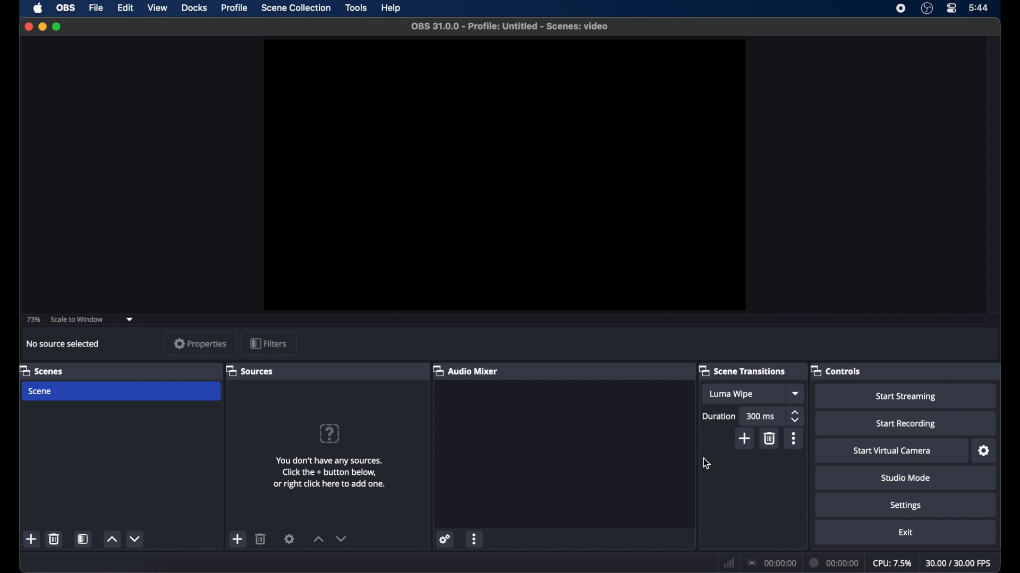  Describe the element at coordinates (794, 438) in the screenshot. I see `more options` at that location.